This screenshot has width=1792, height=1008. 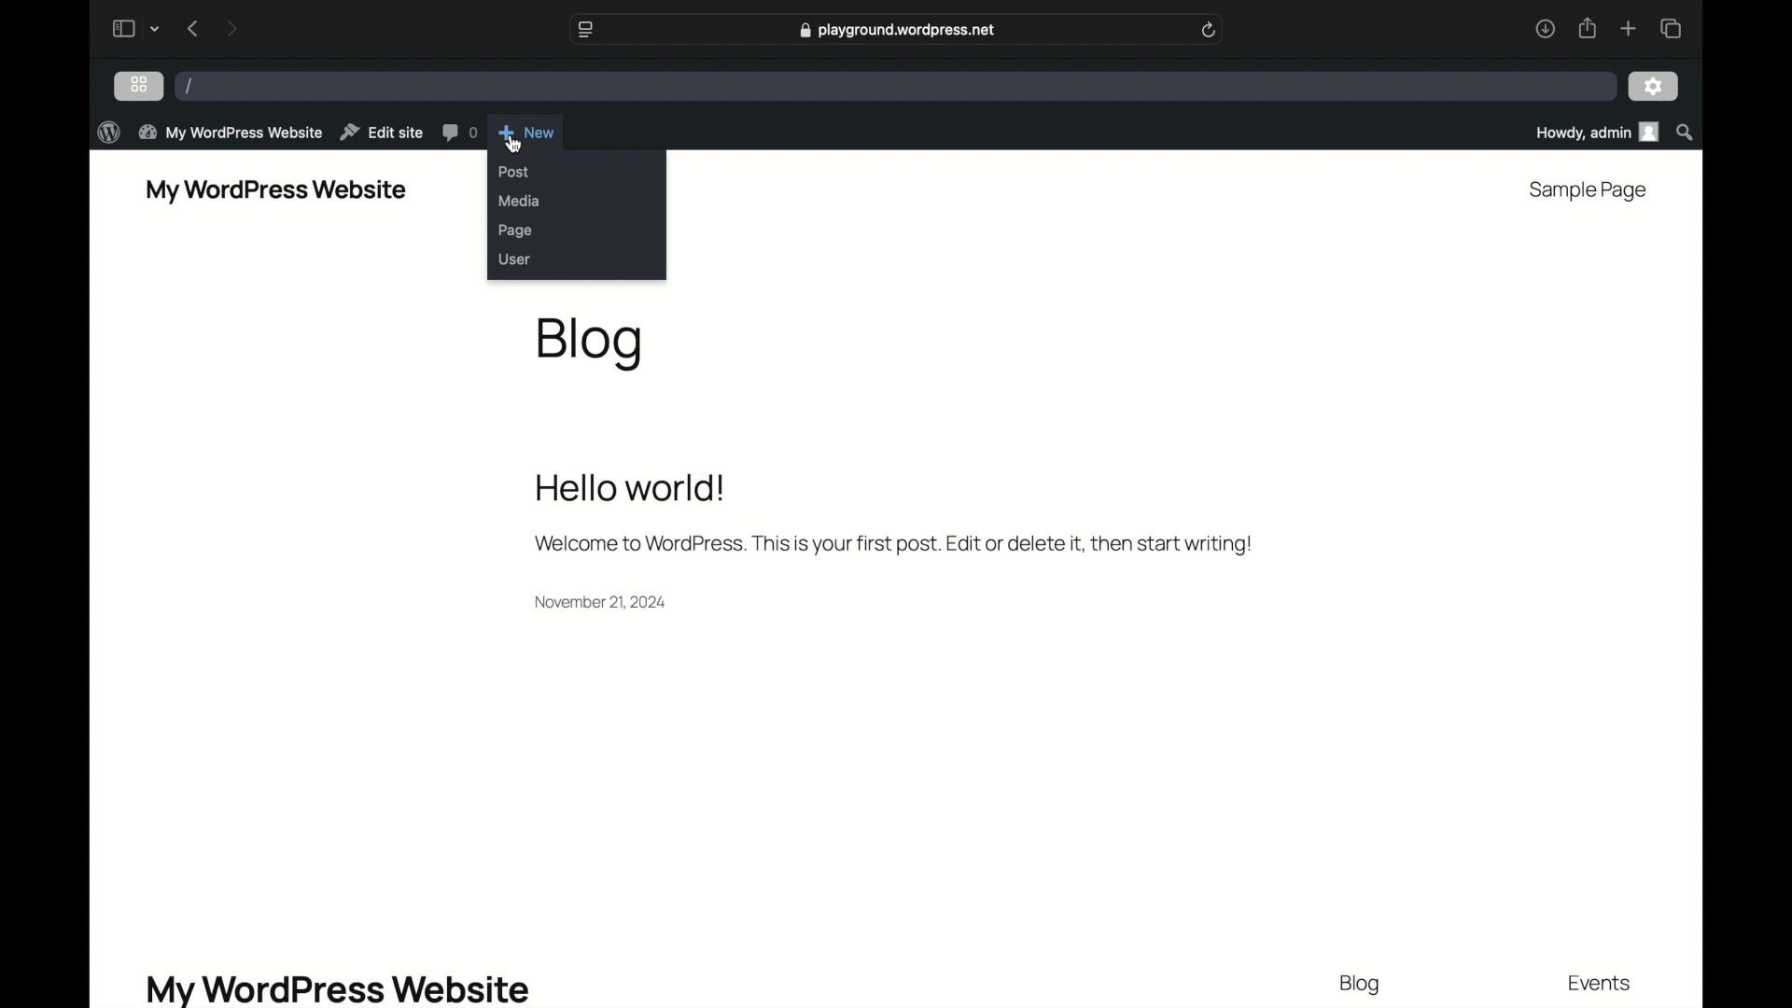 What do you see at coordinates (190, 87) in the screenshot?
I see `/` at bounding box center [190, 87].